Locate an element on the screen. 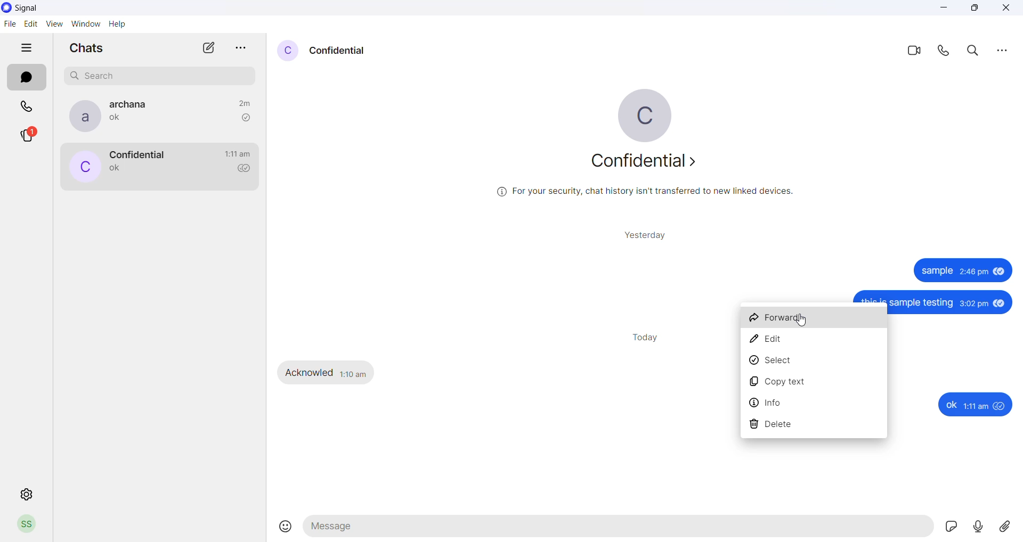 The image size is (1023, 542). more options is located at coordinates (1002, 50).